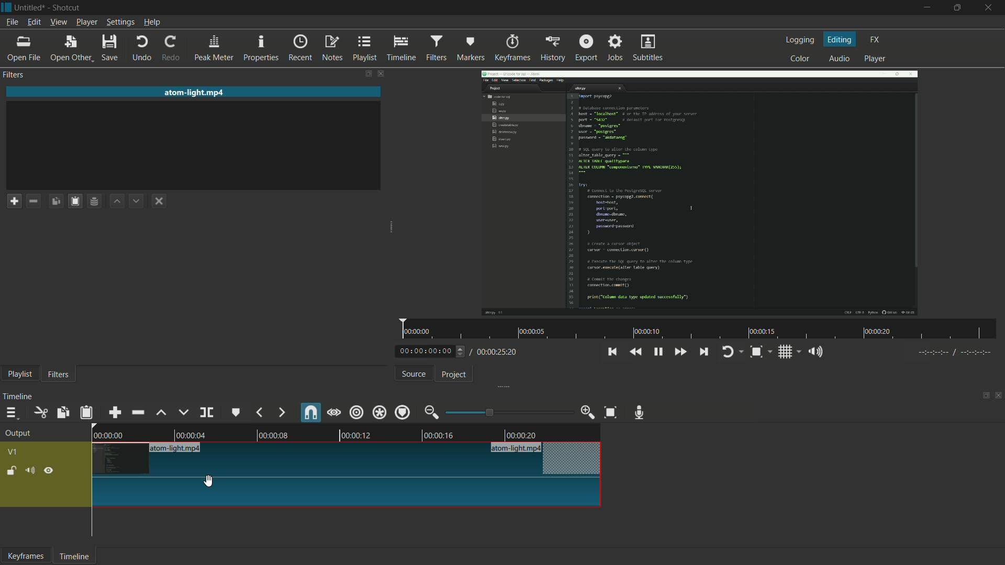  What do you see at coordinates (33, 201) in the screenshot?
I see `remove filter` at bounding box center [33, 201].